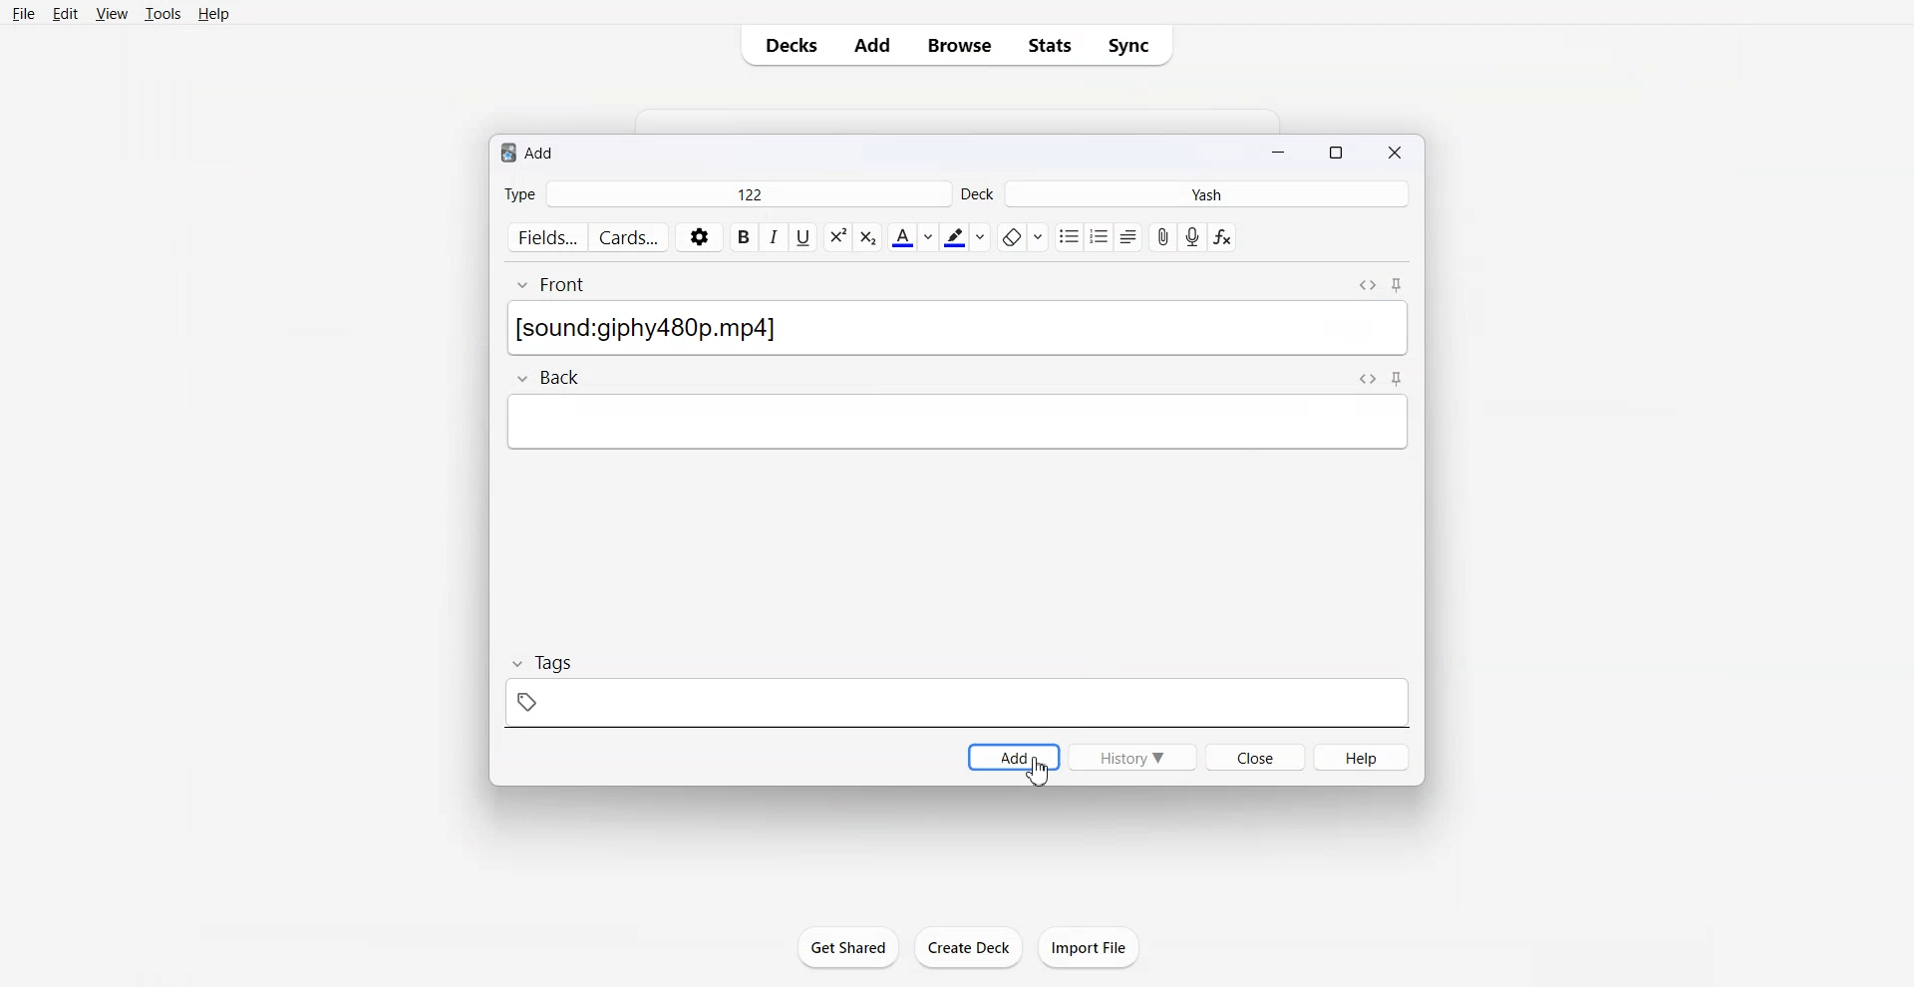  Describe the element at coordinates (1398, 286) in the screenshot. I see `Toggle Sticky` at that location.